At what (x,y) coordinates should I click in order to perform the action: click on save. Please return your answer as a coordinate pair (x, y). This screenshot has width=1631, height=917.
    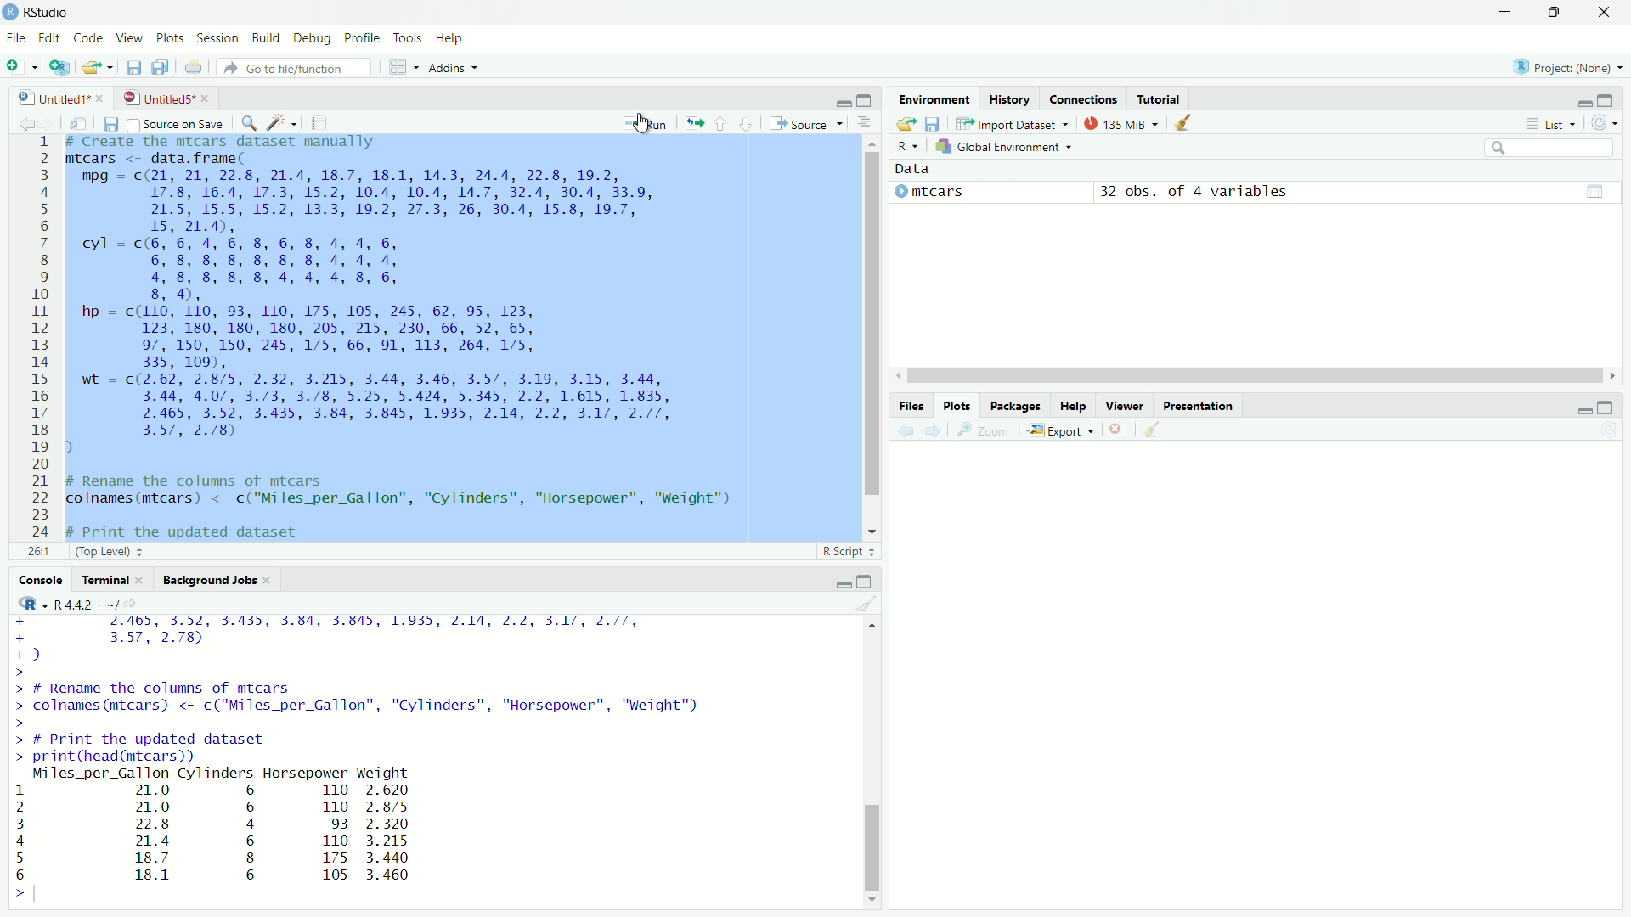
    Looking at the image, I should click on (110, 122).